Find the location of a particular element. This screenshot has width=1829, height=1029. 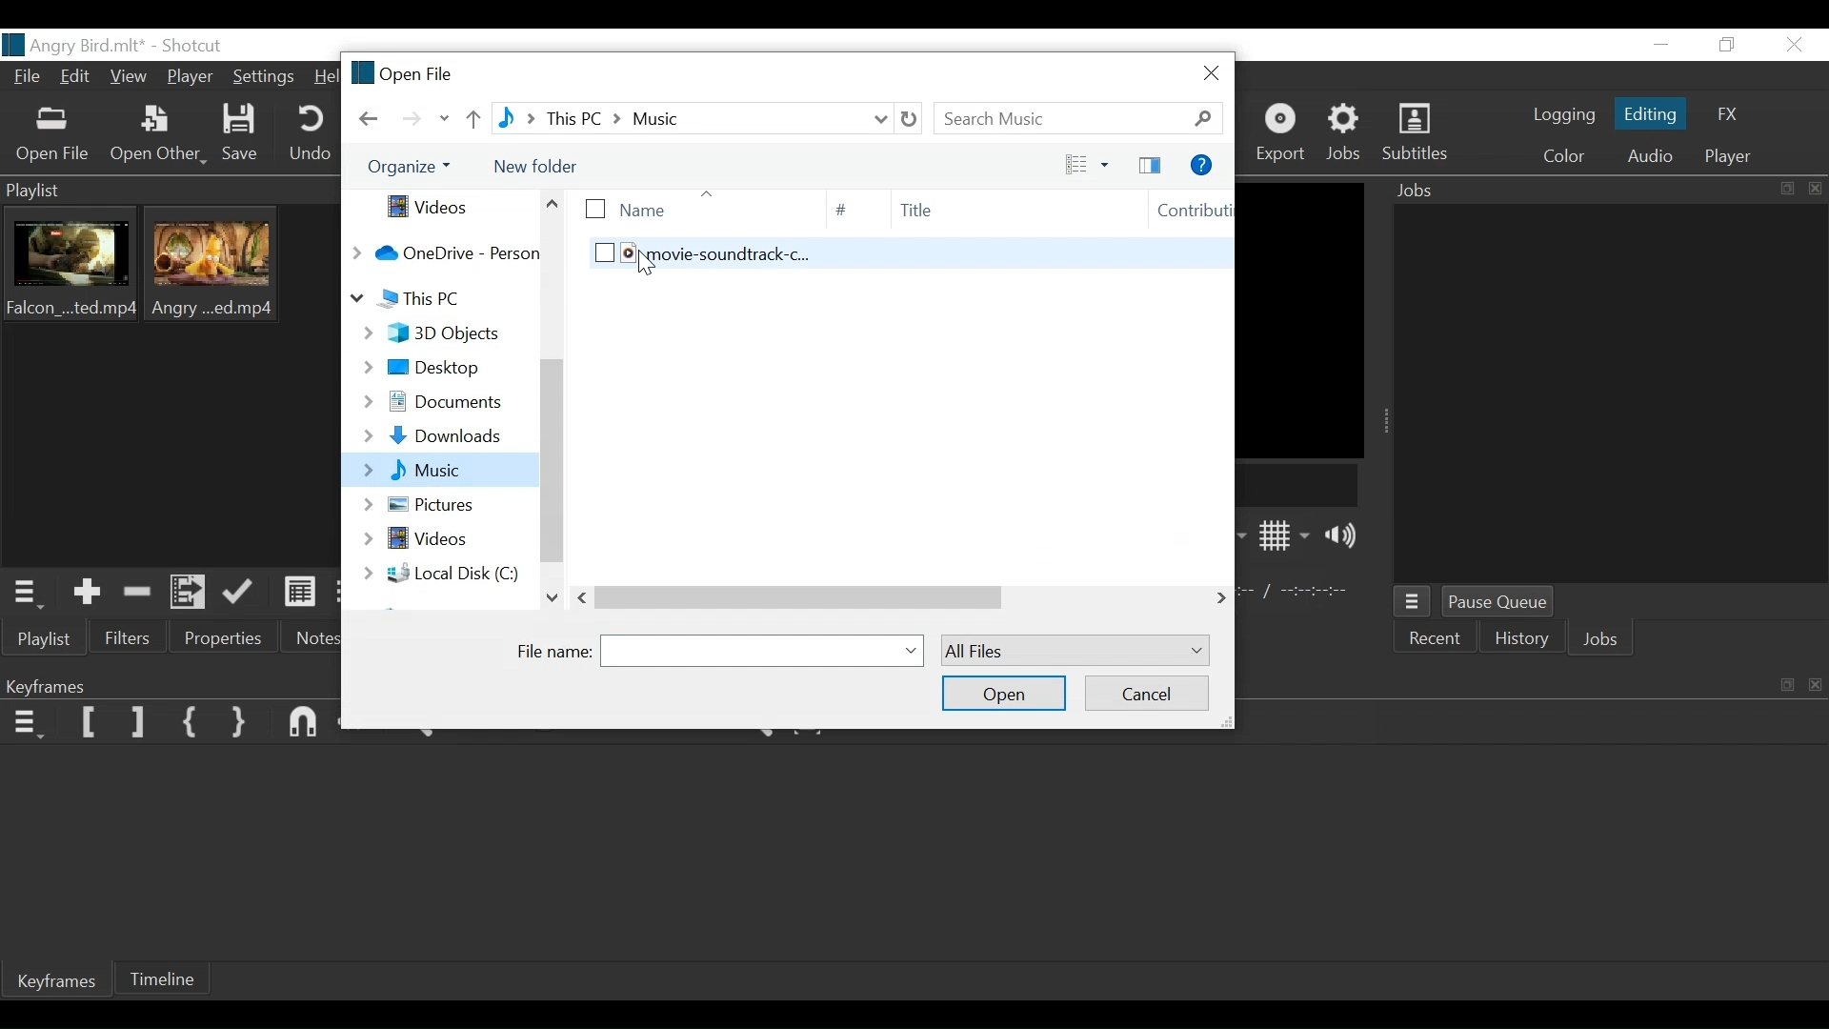

Organize is located at coordinates (410, 168).